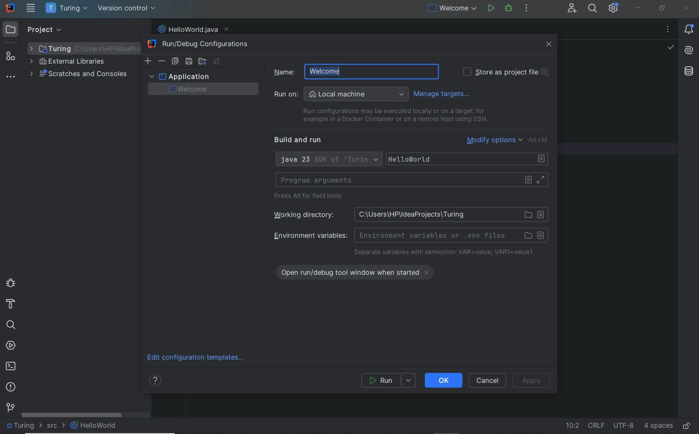 The width and height of the screenshot is (699, 434). What do you see at coordinates (162, 61) in the screenshot?
I see `REMOVE CONFIGURATION` at bounding box center [162, 61].